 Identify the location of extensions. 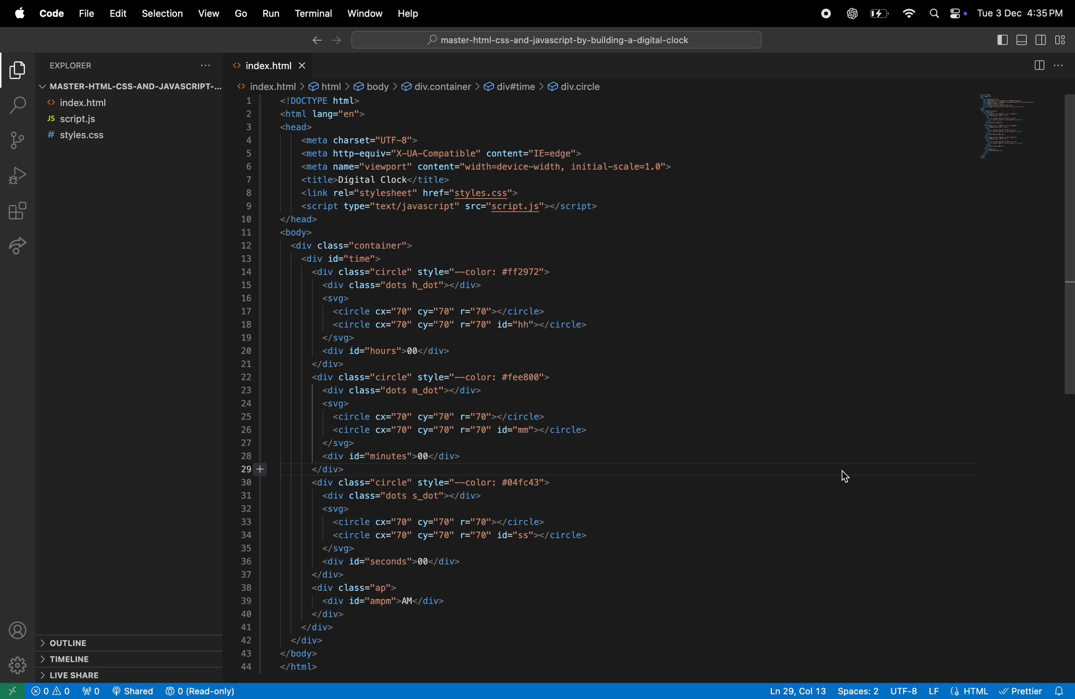
(19, 211).